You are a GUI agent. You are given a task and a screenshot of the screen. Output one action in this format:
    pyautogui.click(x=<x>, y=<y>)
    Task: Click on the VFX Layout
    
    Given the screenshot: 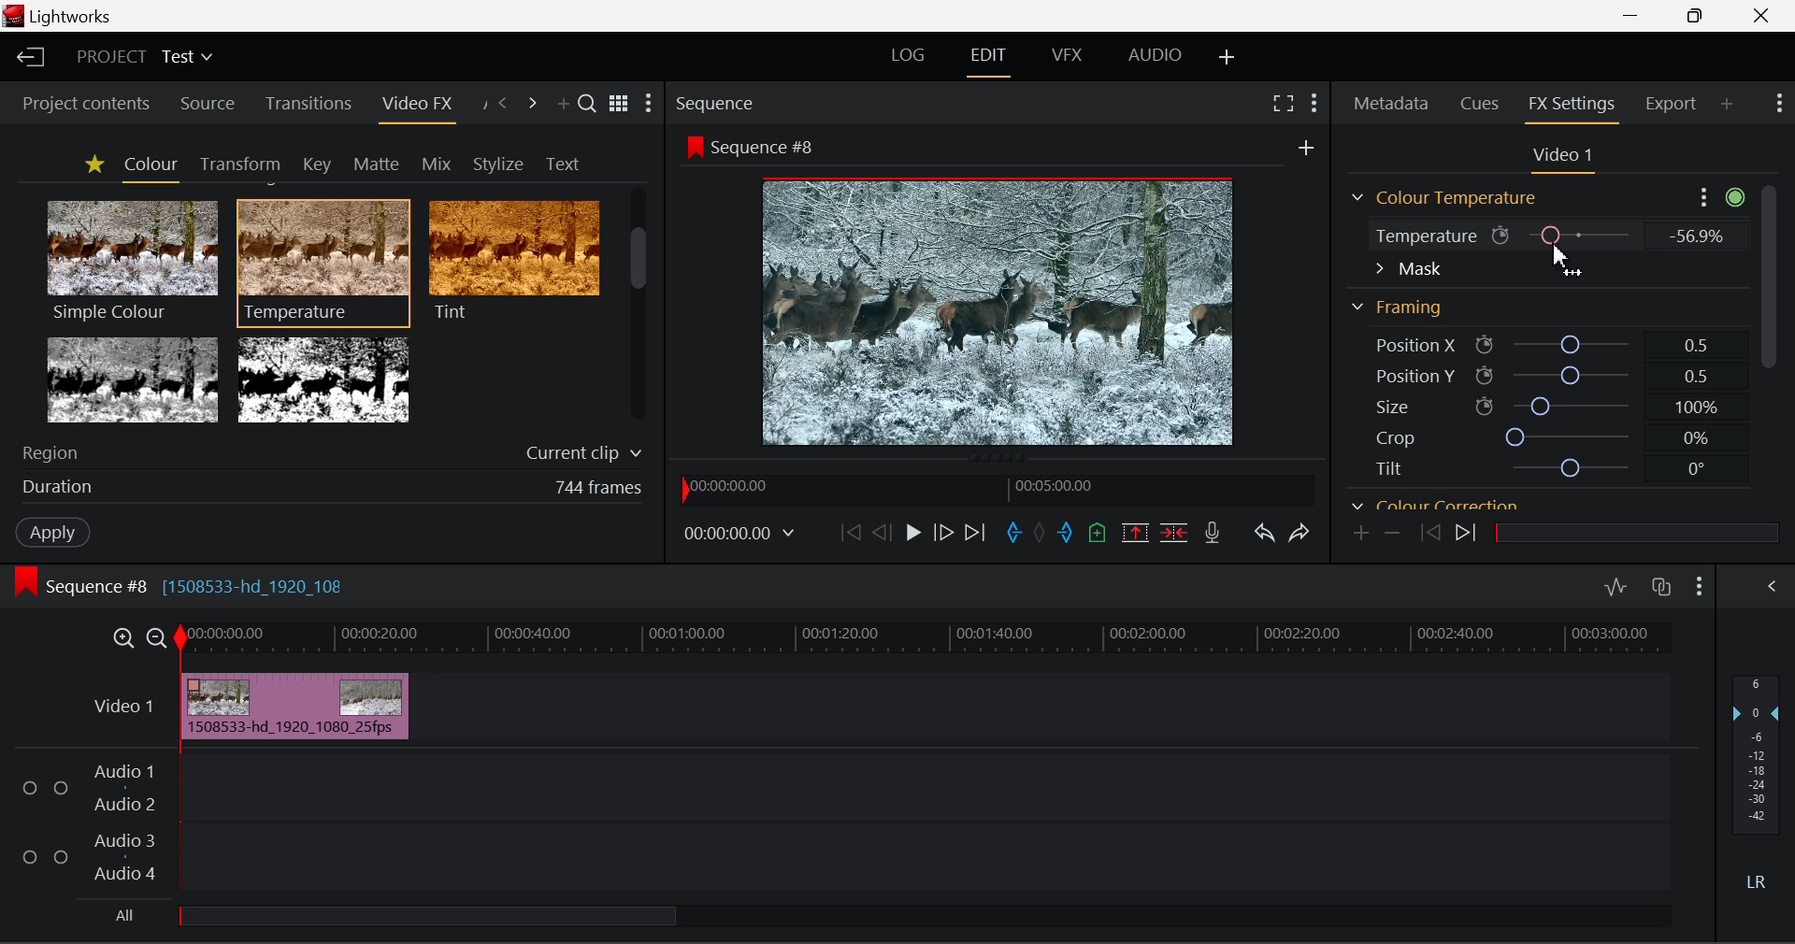 What is the action you would take?
    pyautogui.click(x=1065, y=57)
    